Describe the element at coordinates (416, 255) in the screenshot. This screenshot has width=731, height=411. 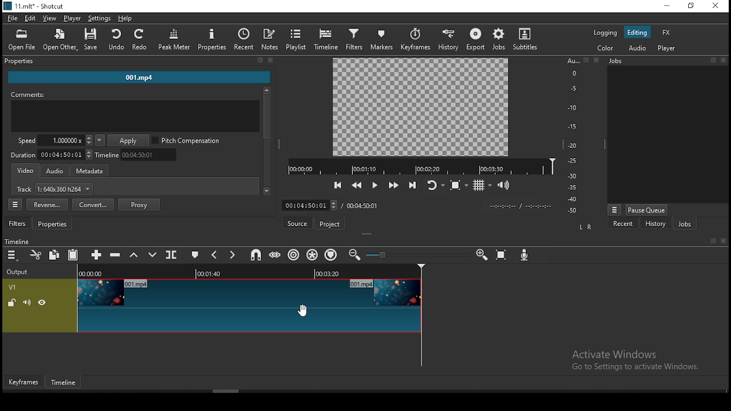
I see `zoom bar` at that location.